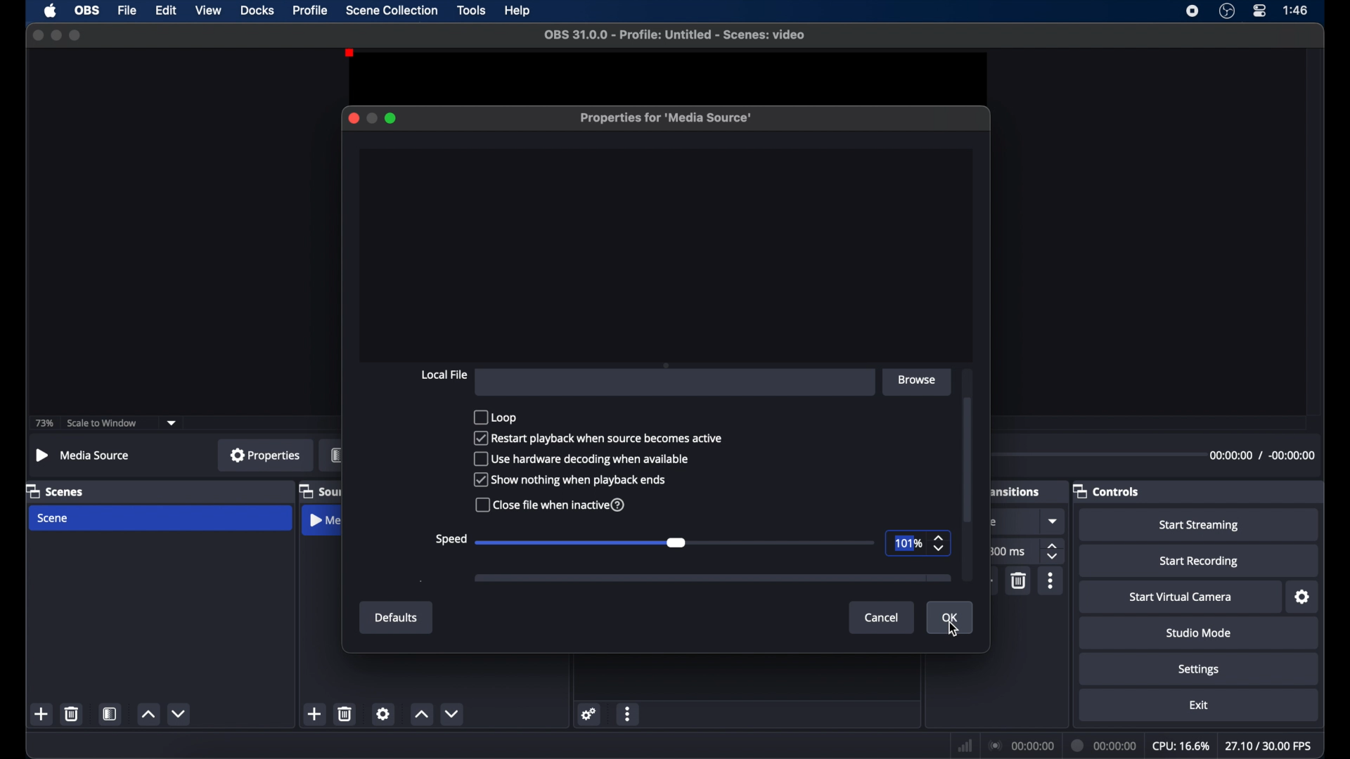 This screenshot has width=1350, height=759. Describe the element at coordinates (570, 480) in the screenshot. I see `show nothing when playback ends` at that location.